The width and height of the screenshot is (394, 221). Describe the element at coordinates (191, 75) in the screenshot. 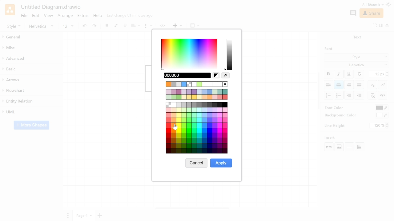

I see `Current color` at that location.